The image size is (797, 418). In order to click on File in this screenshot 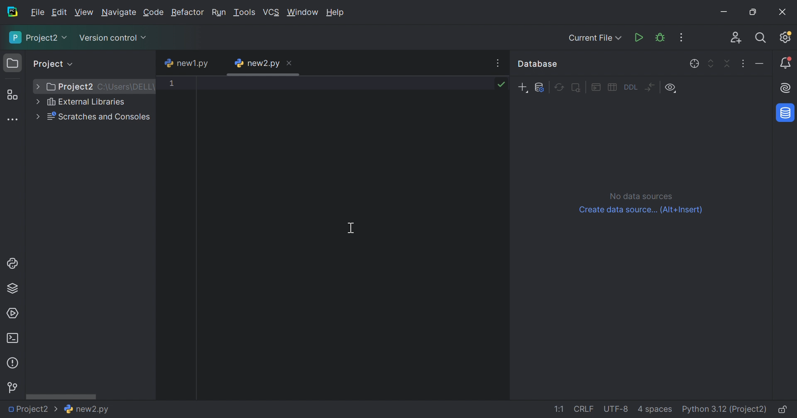, I will do `click(37, 13)`.